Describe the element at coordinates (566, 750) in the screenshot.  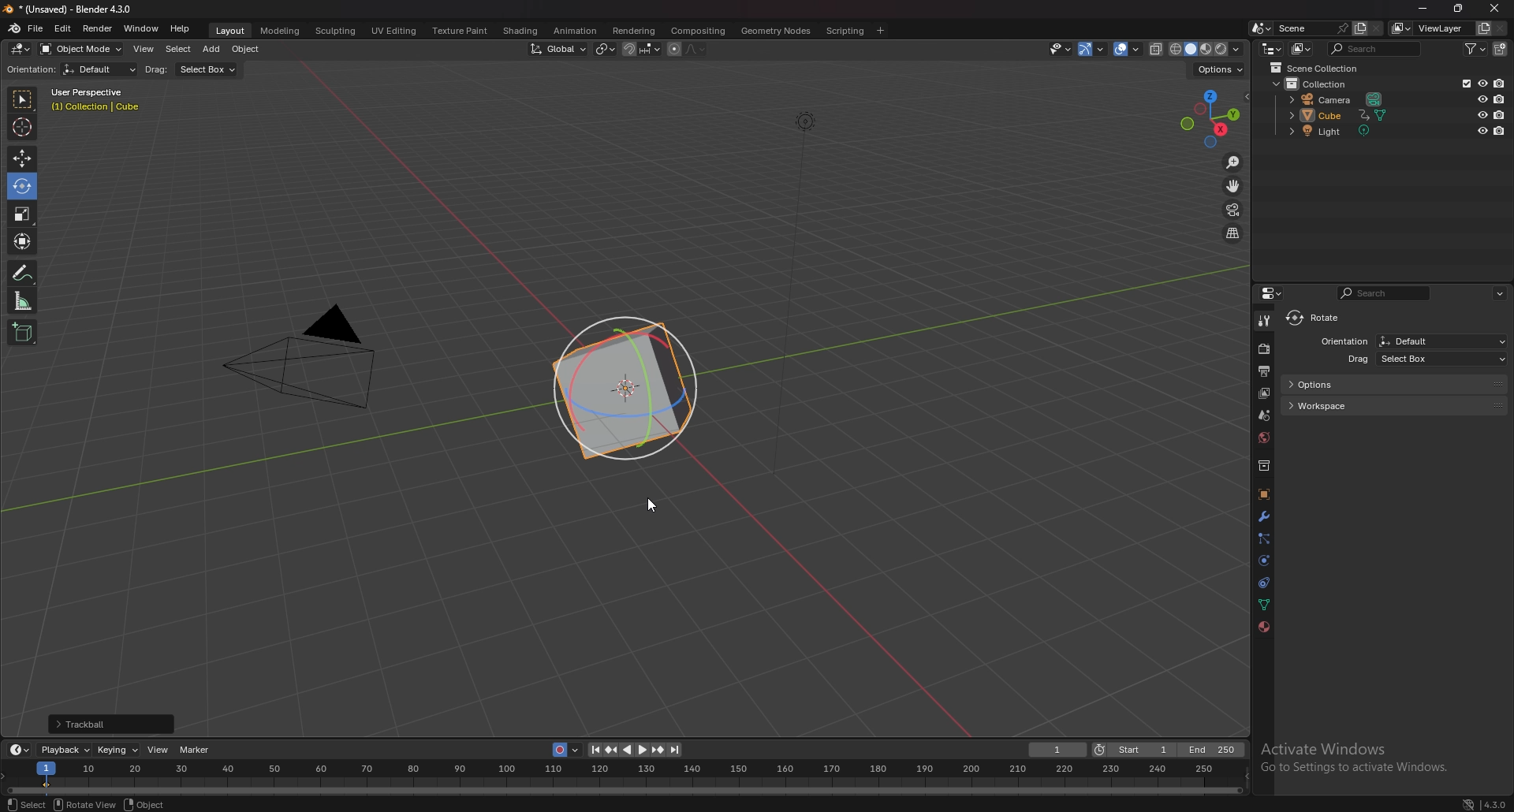
I see `auto keying` at that location.